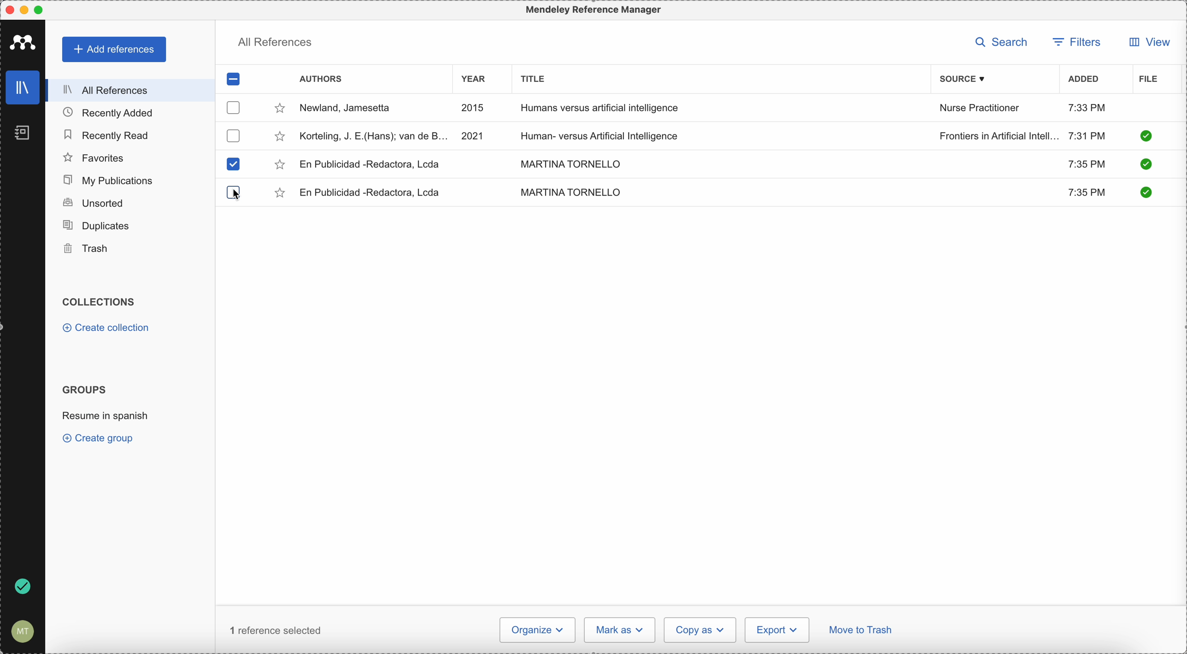  What do you see at coordinates (1146, 136) in the screenshot?
I see `check it` at bounding box center [1146, 136].